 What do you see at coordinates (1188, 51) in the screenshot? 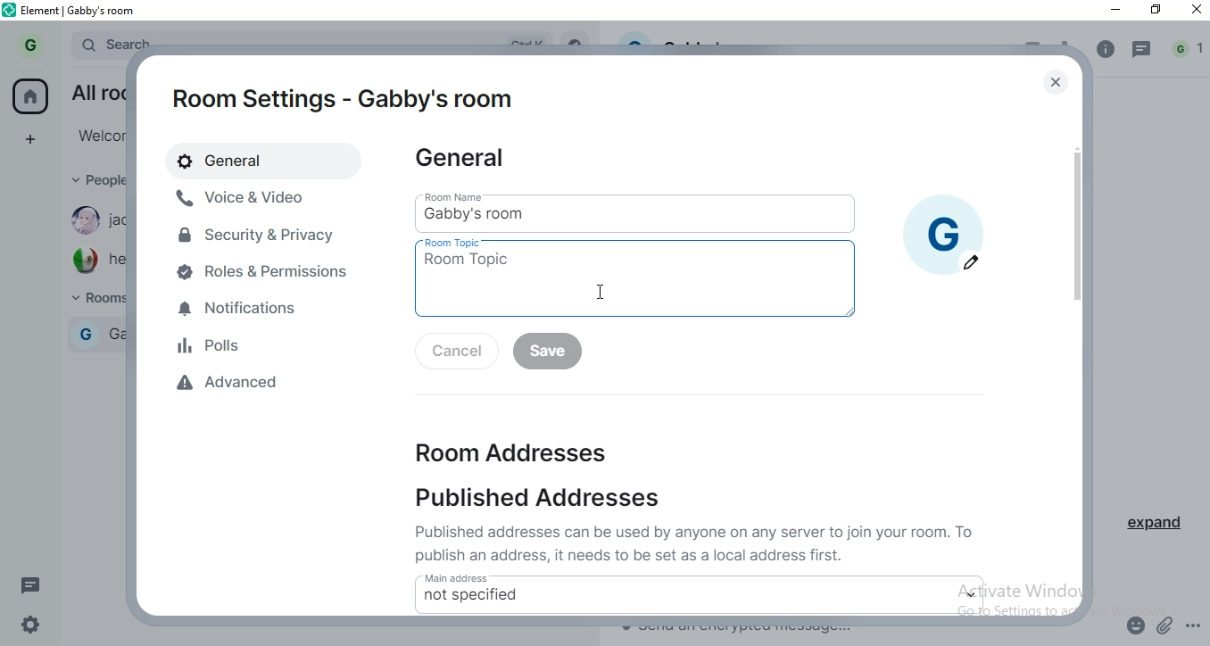
I see `notification` at bounding box center [1188, 51].